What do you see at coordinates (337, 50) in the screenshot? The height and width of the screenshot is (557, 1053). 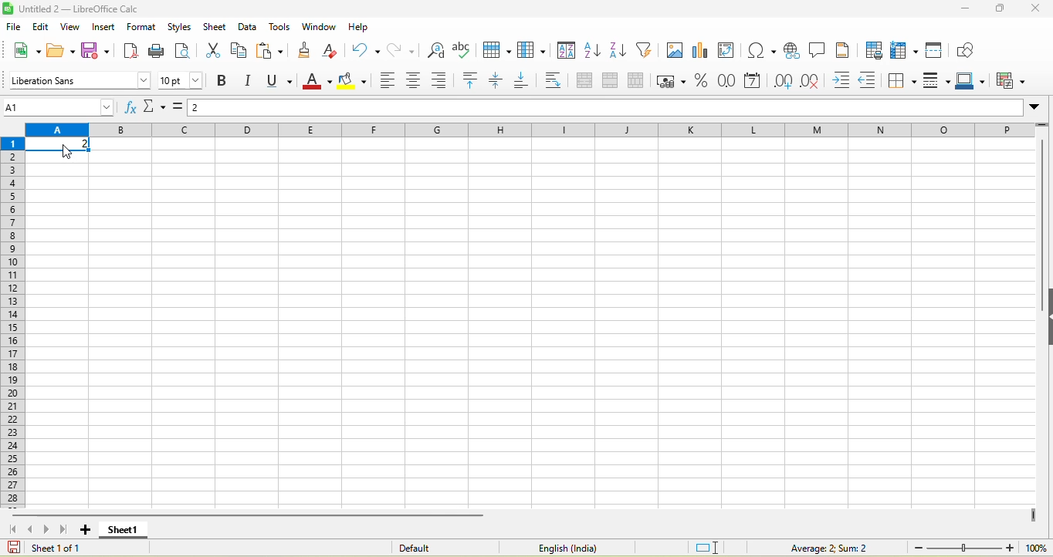 I see `clear directly formatting` at bounding box center [337, 50].